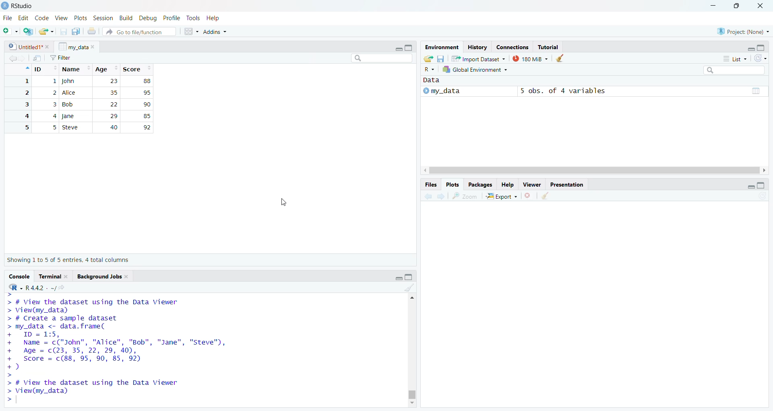  What do you see at coordinates (559, 59) in the screenshot?
I see `Clear objects from the workspace` at bounding box center [559, 59].